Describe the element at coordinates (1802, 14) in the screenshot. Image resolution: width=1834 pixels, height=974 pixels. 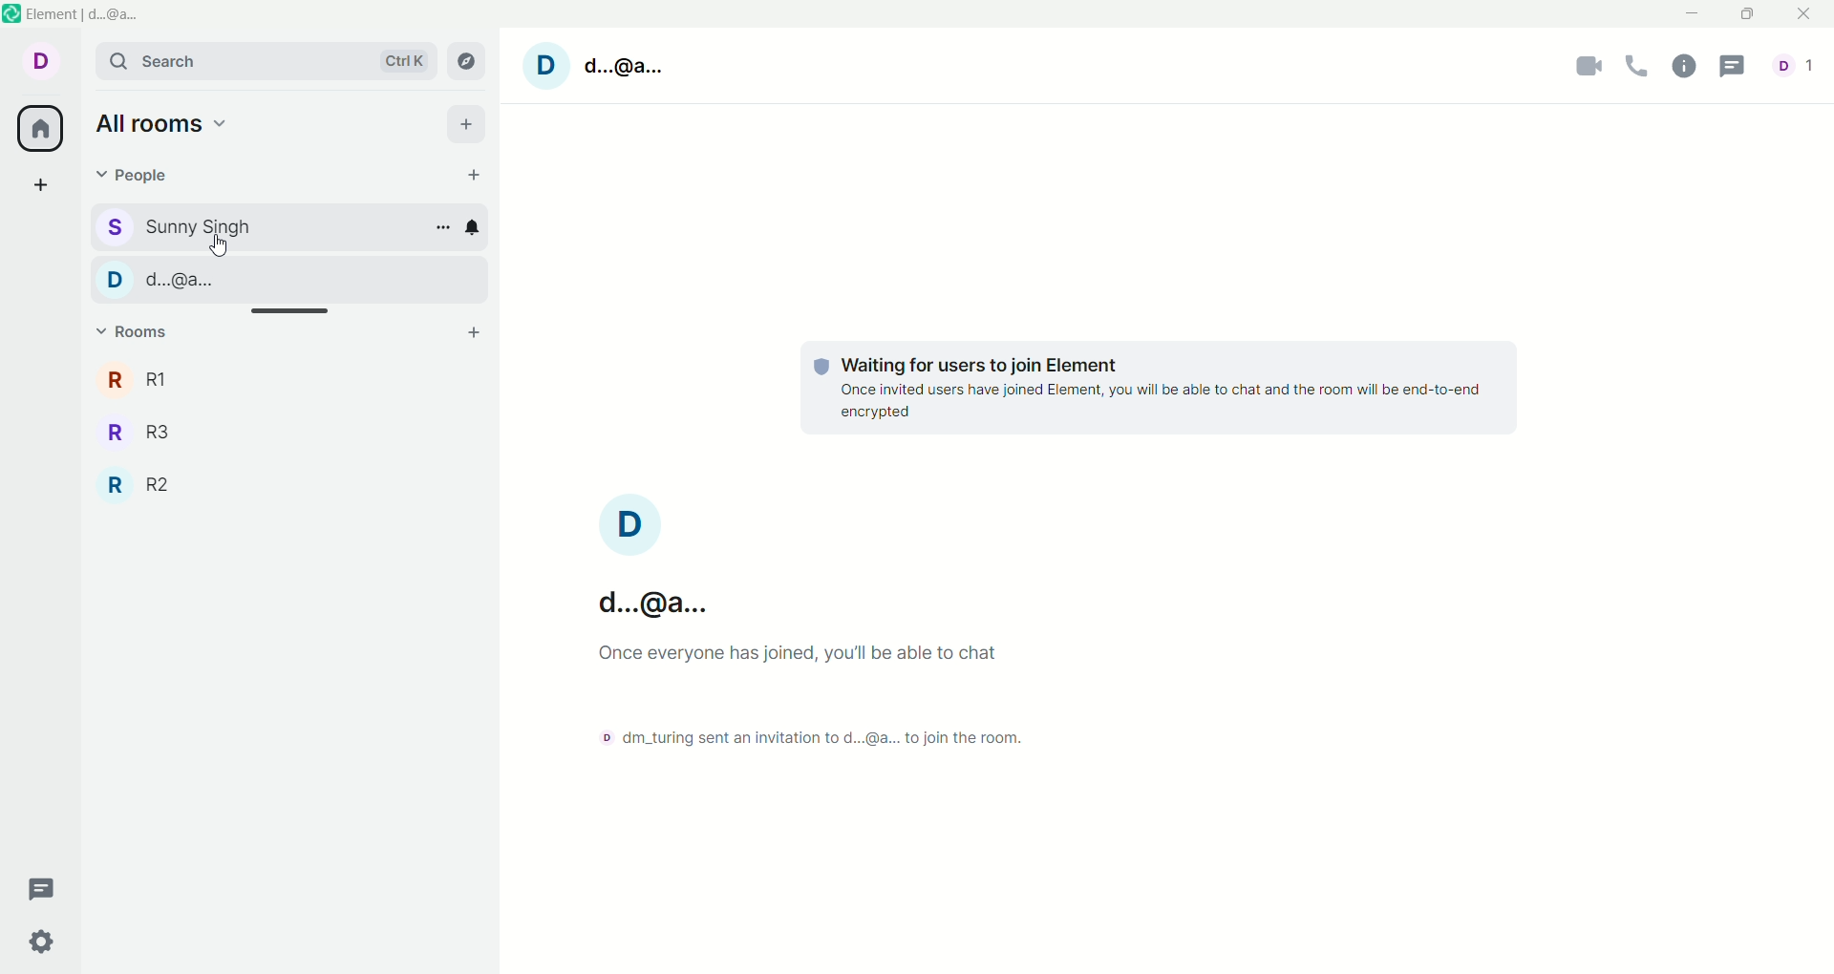
I see `close` at that location.